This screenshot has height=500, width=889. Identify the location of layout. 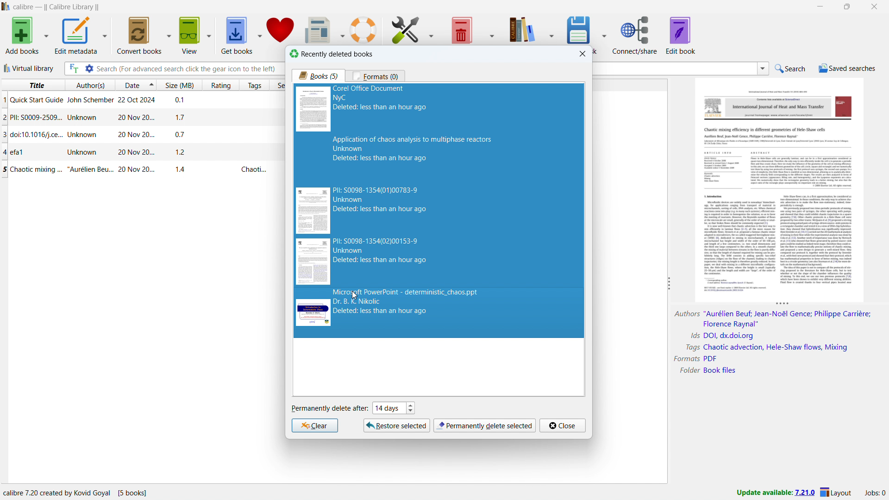
(837, 493).